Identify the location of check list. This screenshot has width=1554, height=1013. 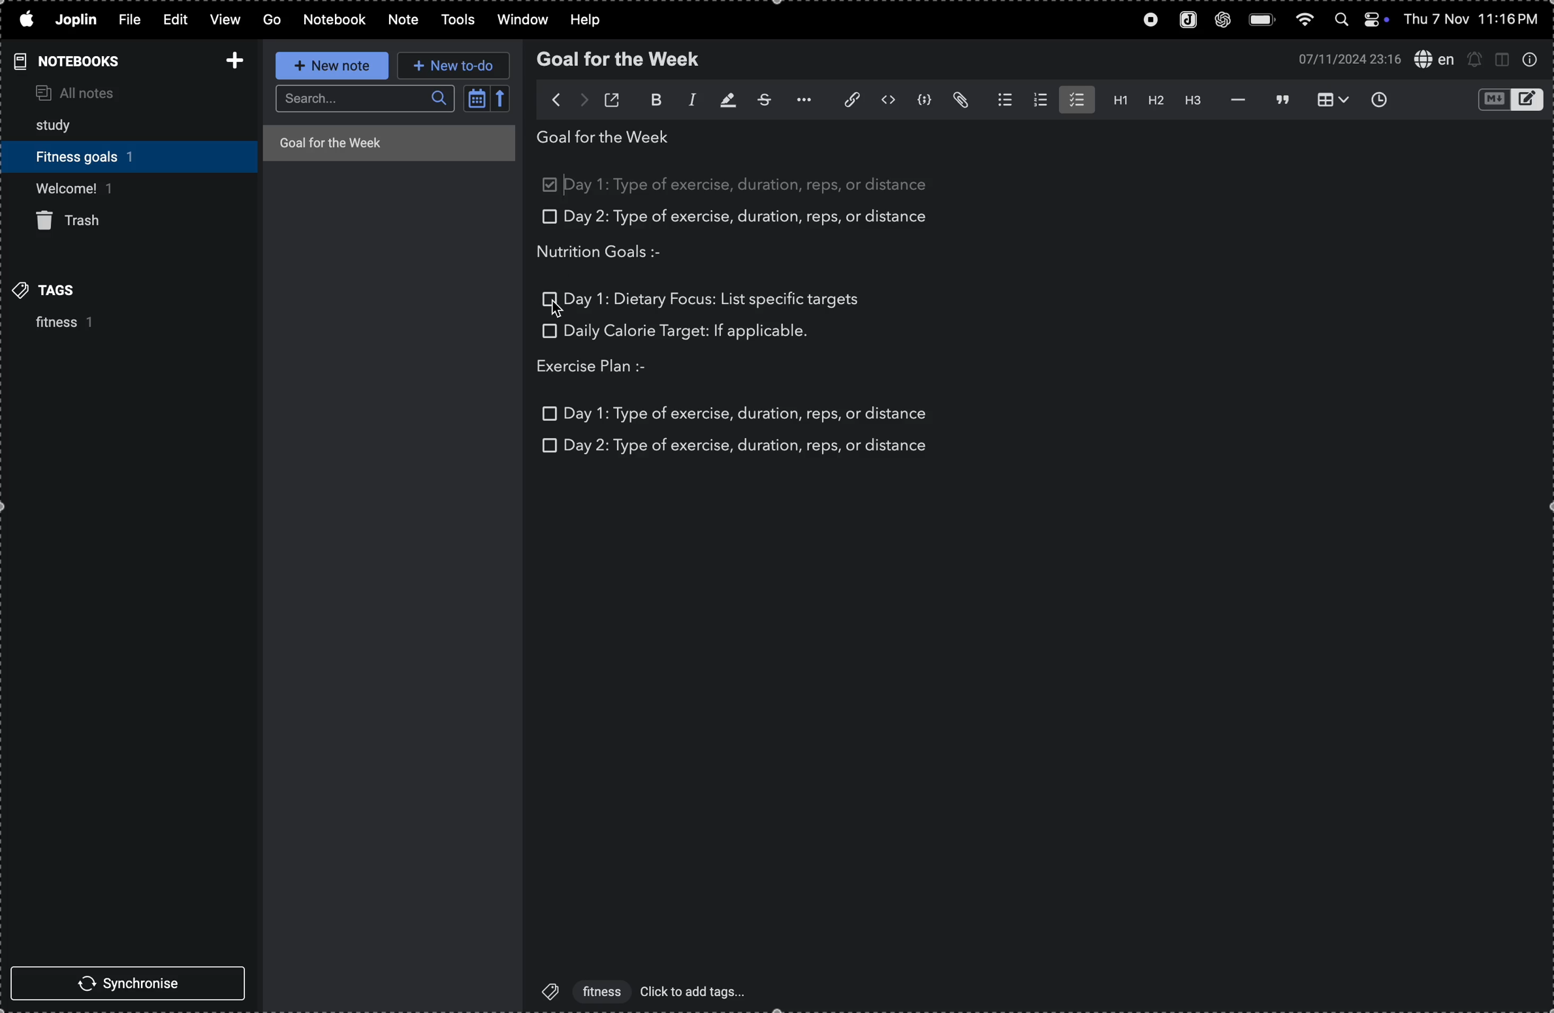
(1075, 99).